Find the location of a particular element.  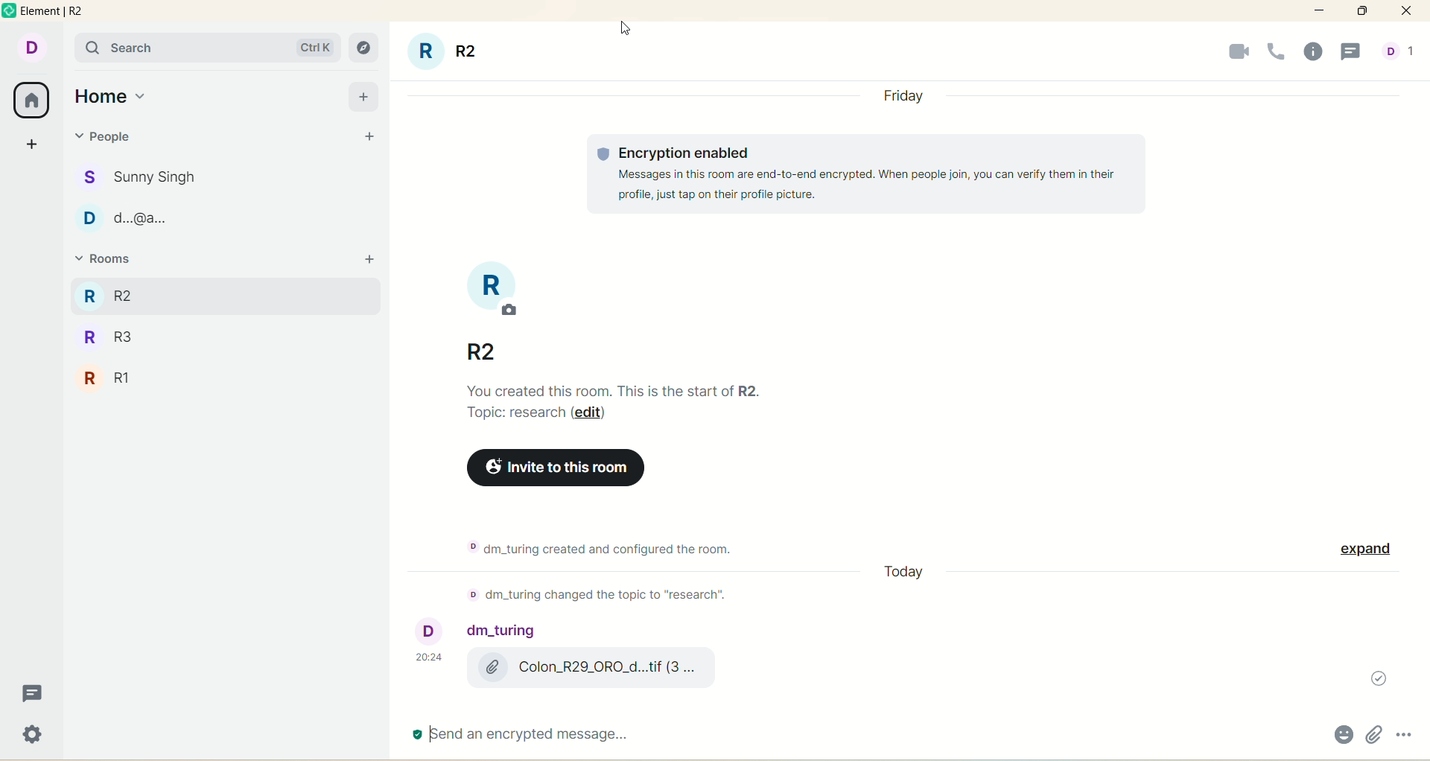

read receipt is located at coordinates (1371, 679).